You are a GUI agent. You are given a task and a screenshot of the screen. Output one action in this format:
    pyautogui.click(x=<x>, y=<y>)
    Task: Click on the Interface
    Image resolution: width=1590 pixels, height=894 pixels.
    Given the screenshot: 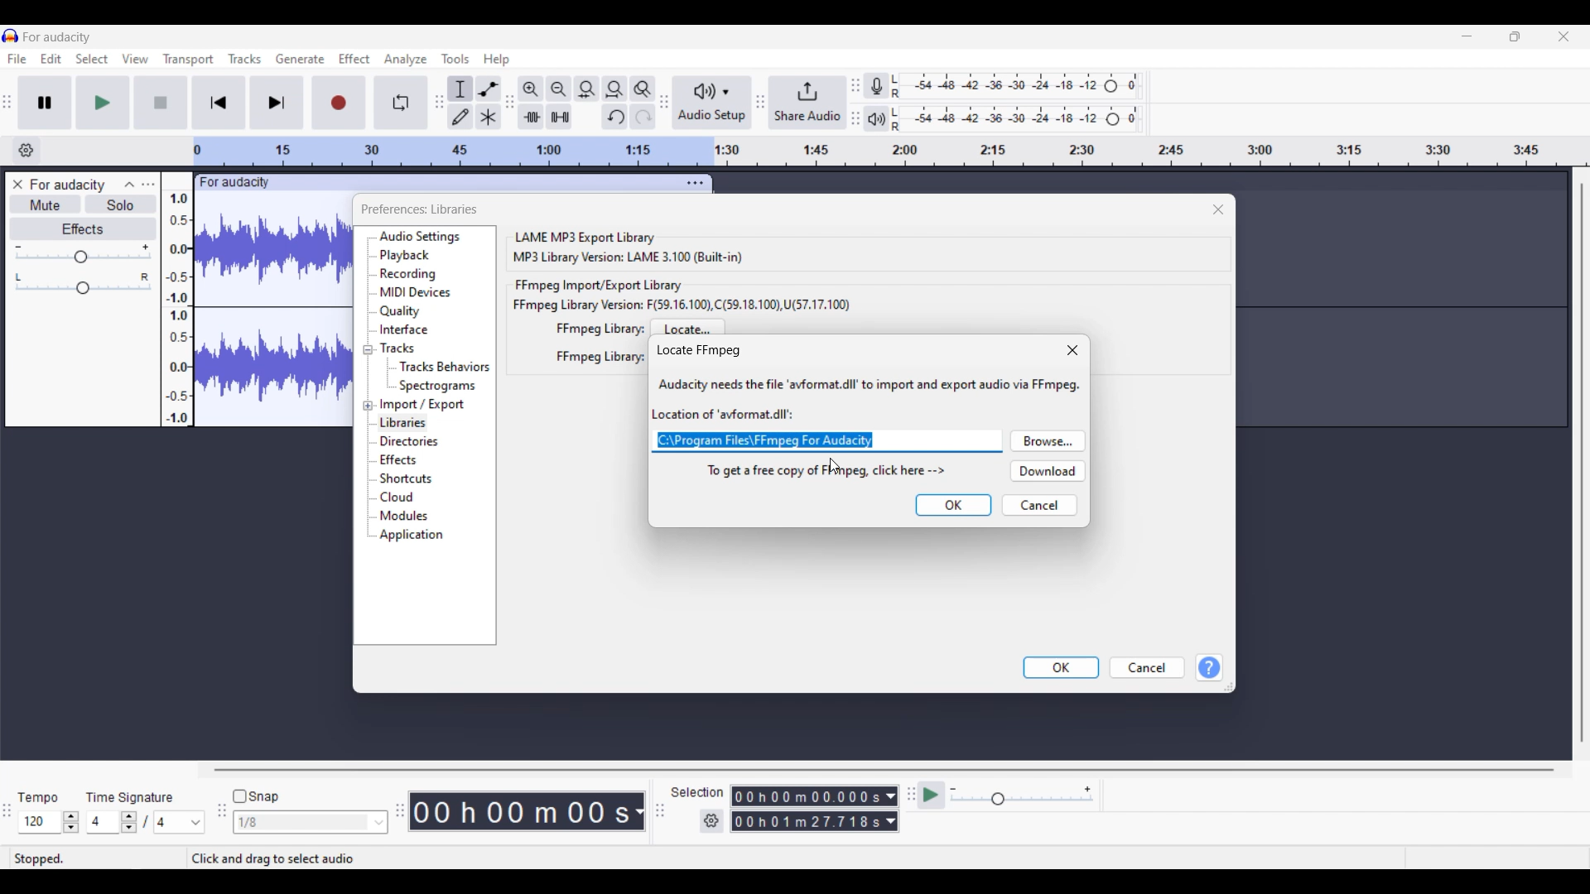 What is the action you would take?
    pyautogui.click(x=404, y=329)
    